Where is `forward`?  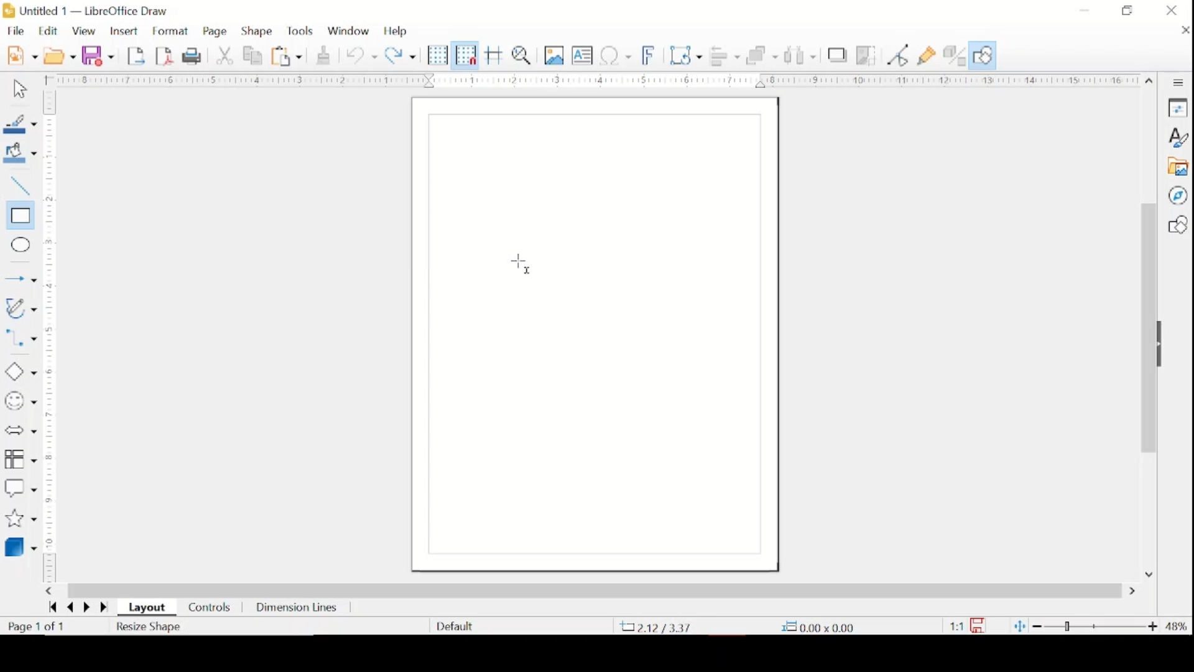 forward is located at coordinates (106, 609).